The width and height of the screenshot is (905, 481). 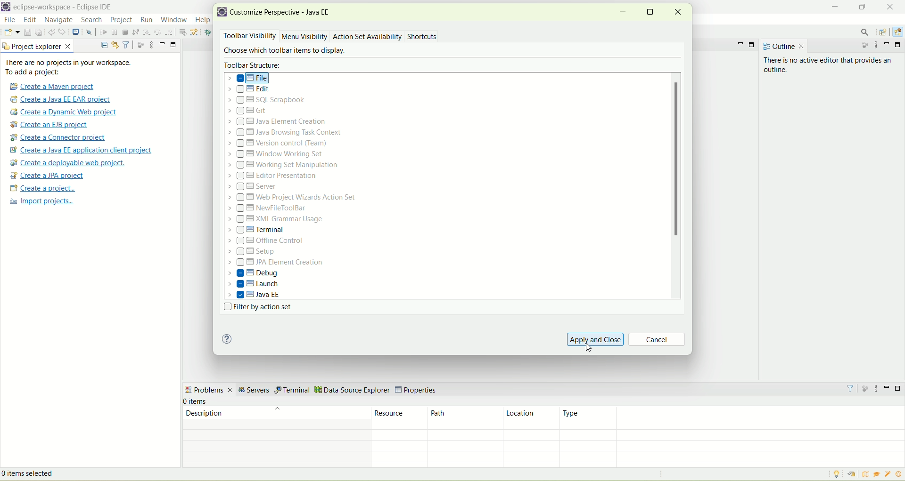 What do you see at coordinates (248, 36) in the screenshot?
I see `toolbar visibility` at bounding box center [248, 36].